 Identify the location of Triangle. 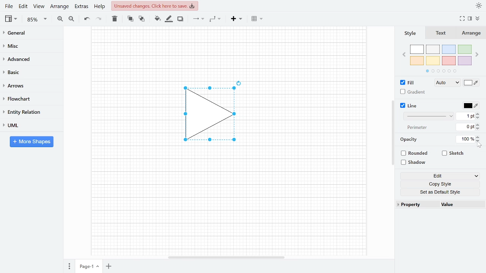
(216, 116).